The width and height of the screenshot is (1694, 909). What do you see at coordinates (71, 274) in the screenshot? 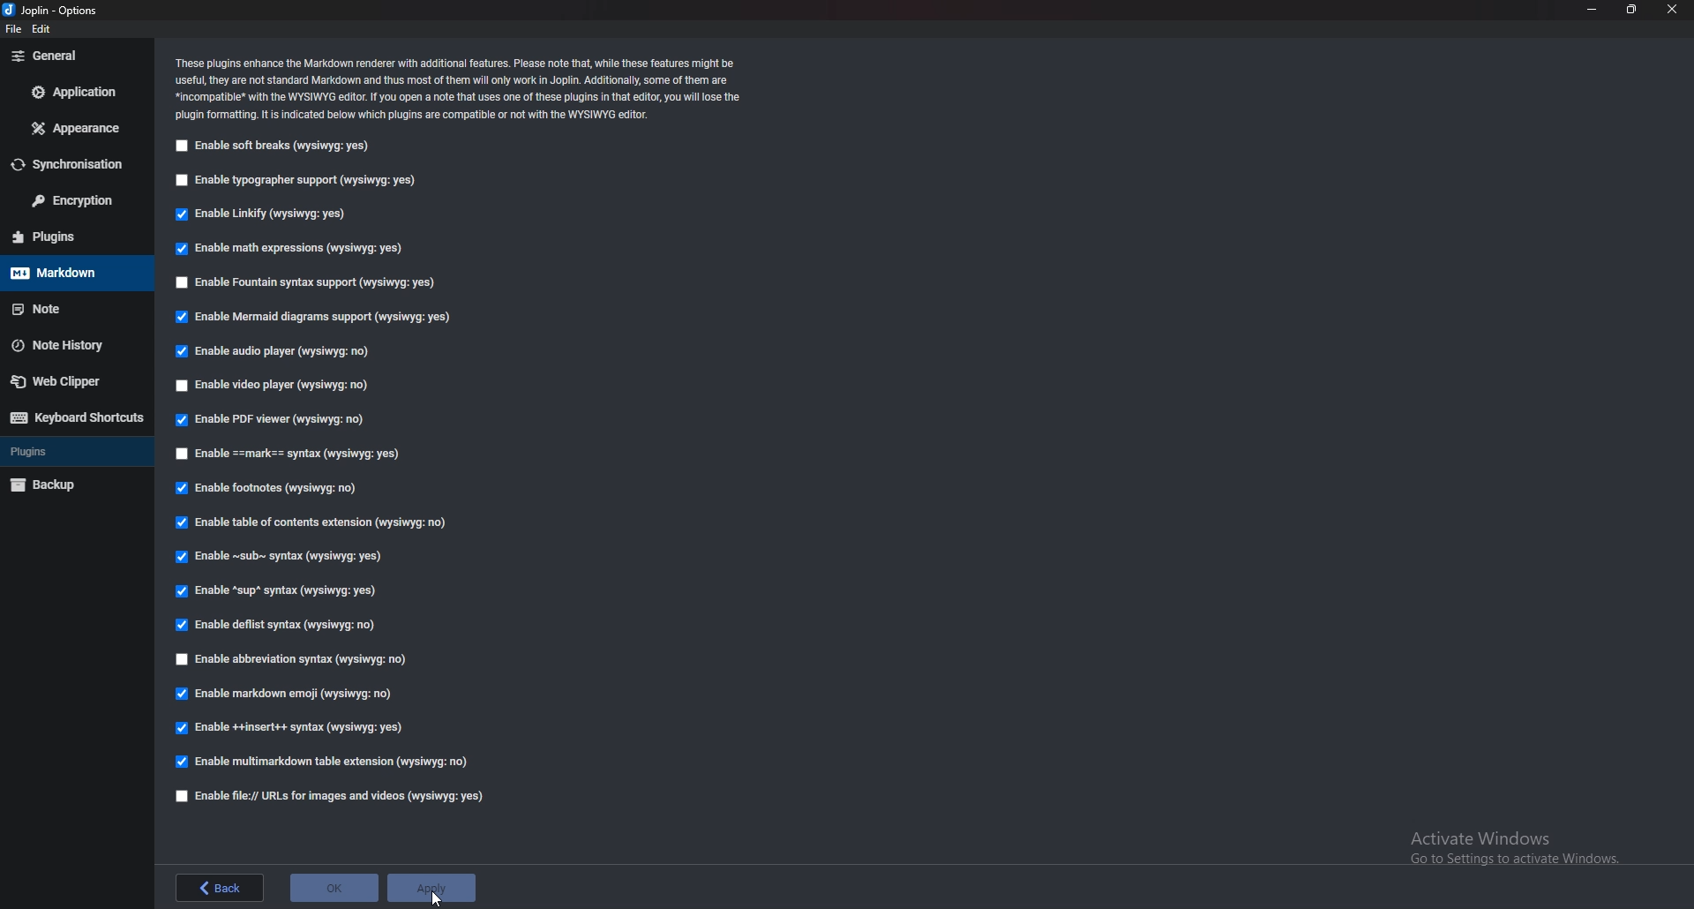
I see `Mark down` at bounding box center [71, 274].